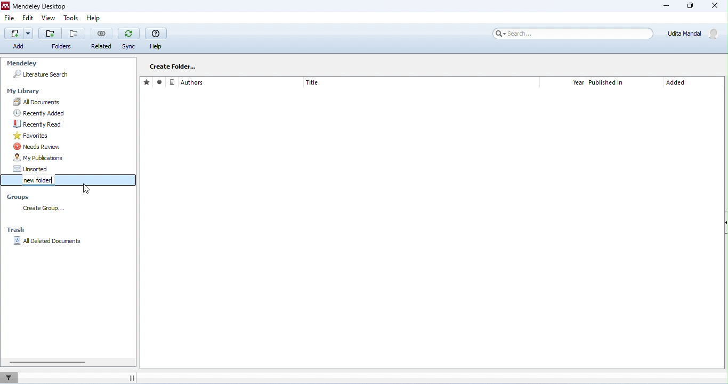  What do you see at coordinates (131, 378) in the screenshot?
I see `drag to expand` at bounding box center [131, 378].